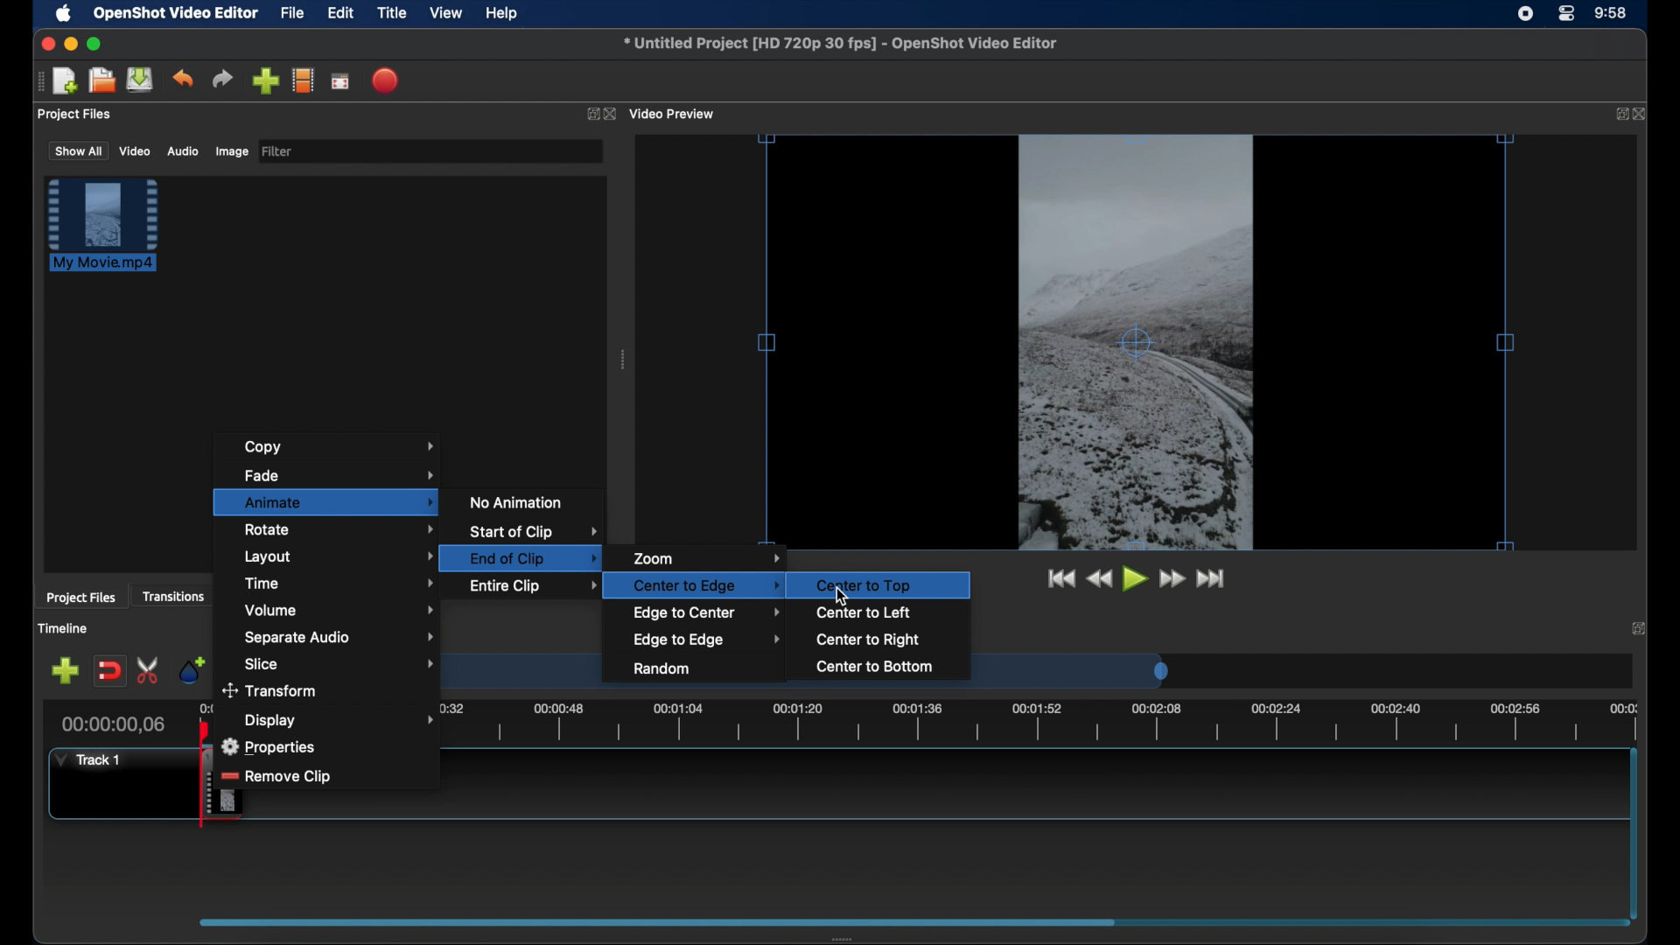 The width and height of the screenshot is (1680, 945). Describe the element at coordinates (303, 80) in the screenshot. I see `explore profiles` at that location.